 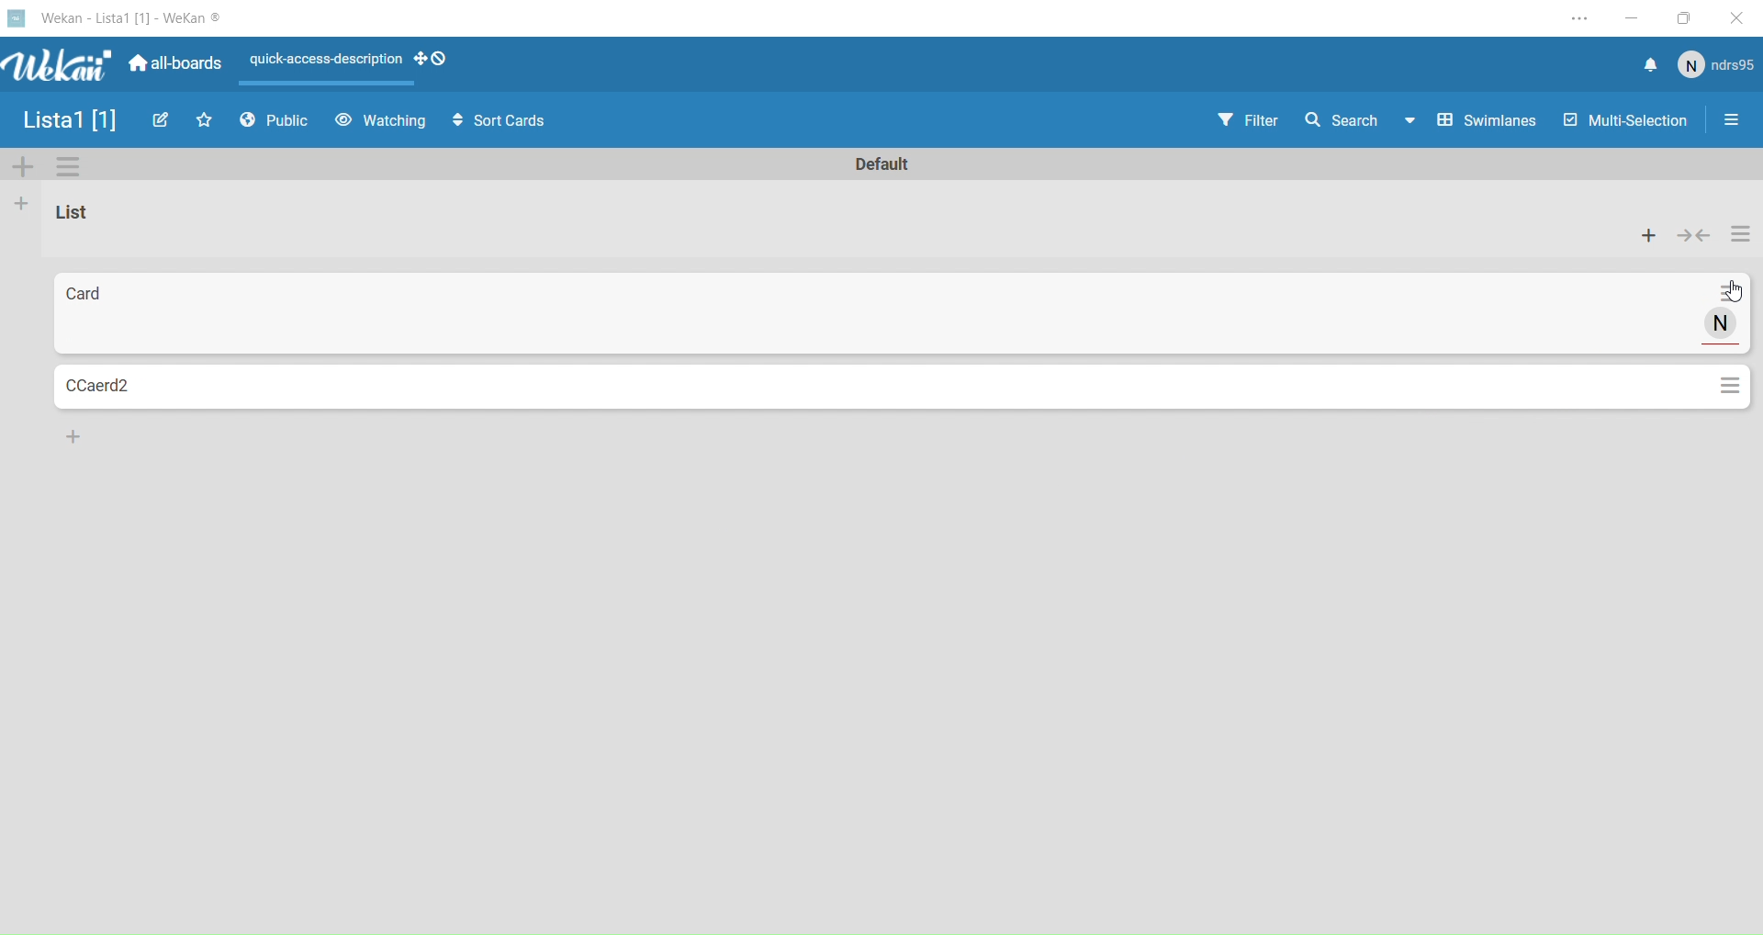 I want to click on drag handles, so click(x=440, y=62).